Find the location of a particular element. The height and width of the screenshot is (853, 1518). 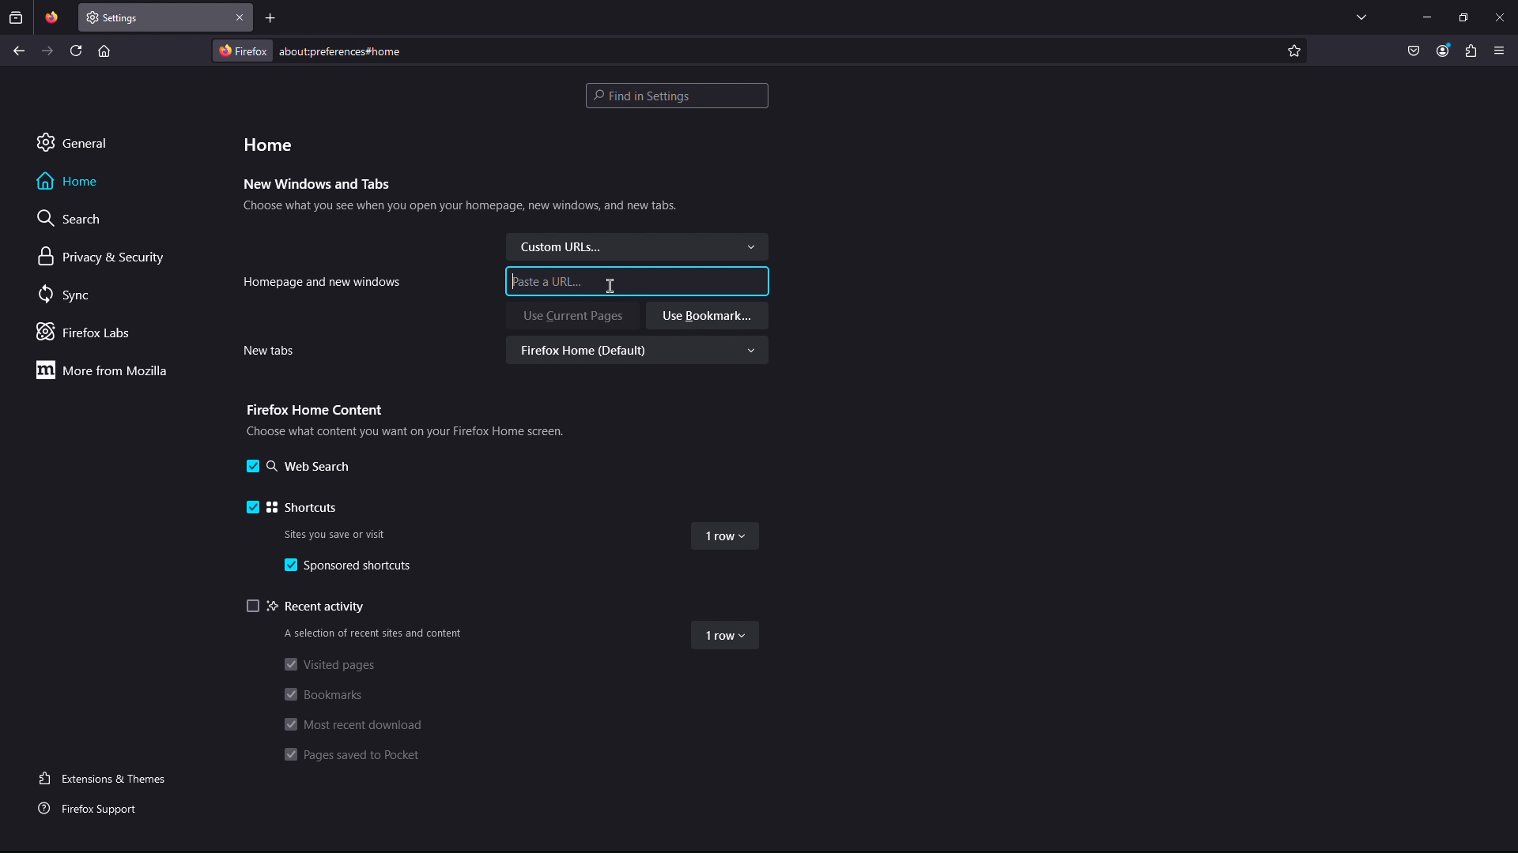

Application Menu is located at coordinates (1500, 52).